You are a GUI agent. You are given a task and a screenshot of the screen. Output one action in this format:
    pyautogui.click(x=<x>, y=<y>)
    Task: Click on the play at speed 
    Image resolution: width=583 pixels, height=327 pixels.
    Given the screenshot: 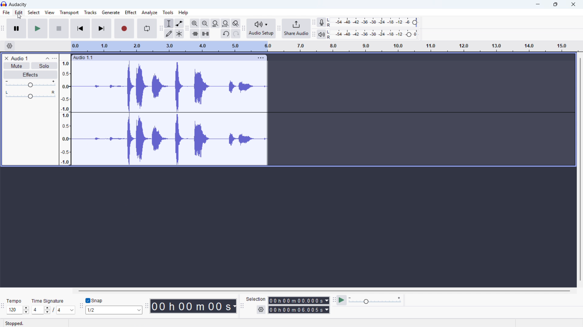 What is the action you would take?
    pyautogui.click(x=342, y=301)
    